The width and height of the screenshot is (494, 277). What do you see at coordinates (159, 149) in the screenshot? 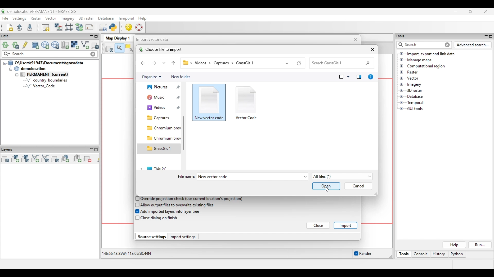
I see `GrassGis 1 folder highlighted as the current folder` at bounding box center [159, 149].